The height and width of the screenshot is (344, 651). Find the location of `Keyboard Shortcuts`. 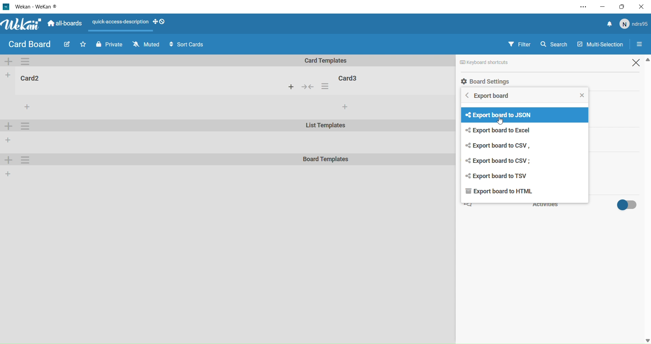

Keyboard Shortcuts is located at coordinates (504, 62).